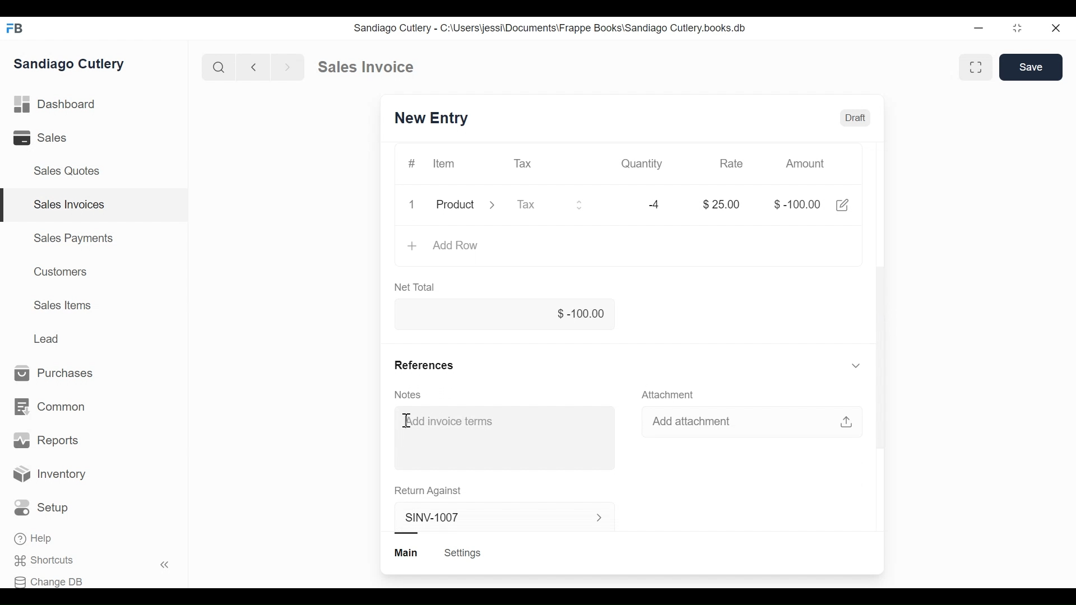  Describe the element at coordinates (38, 137) in the screenshot. I see ` Sales` at that location.